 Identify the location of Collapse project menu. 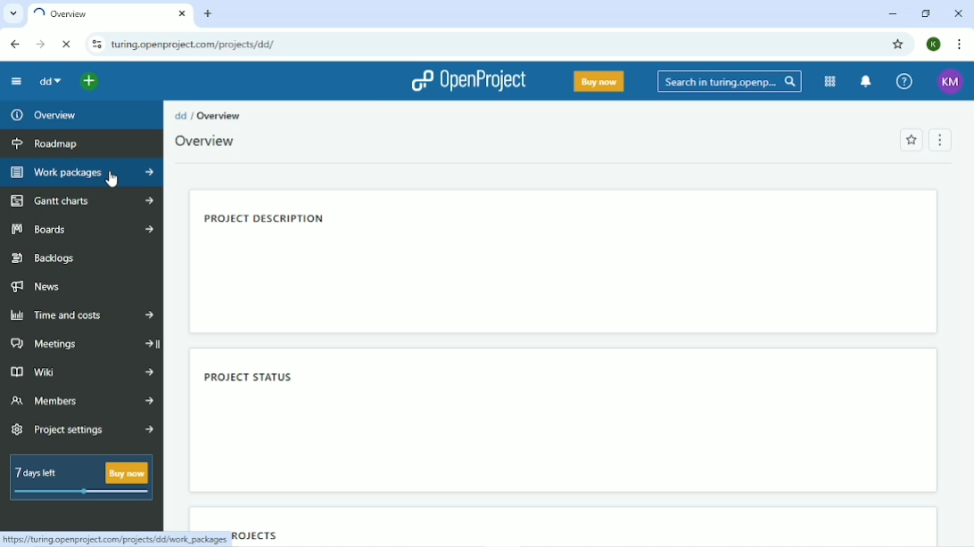
(16, 82).